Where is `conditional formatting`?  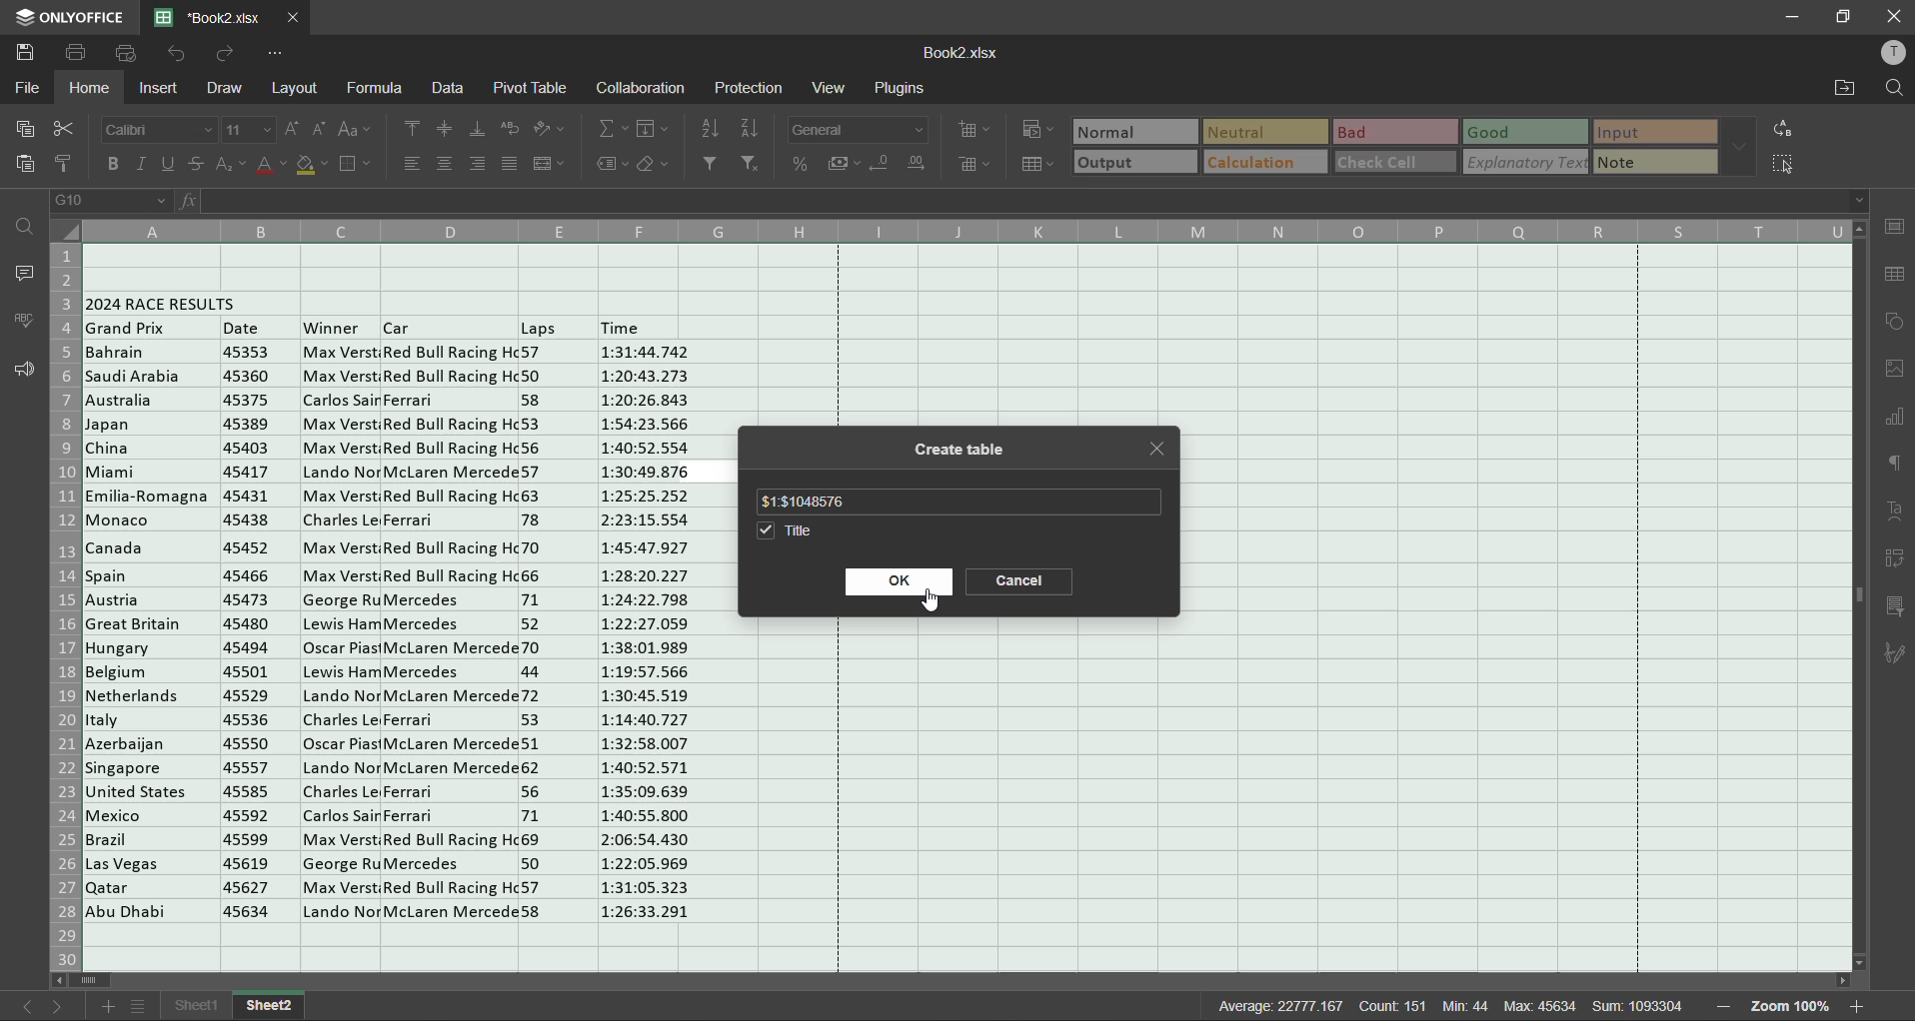
conditional formatting is located at coordinates (1036, 127).